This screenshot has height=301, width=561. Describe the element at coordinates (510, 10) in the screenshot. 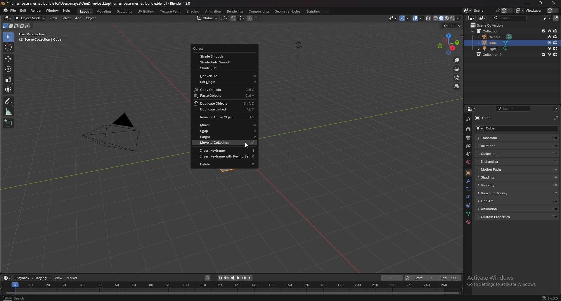

I see `delete scene` at that location.